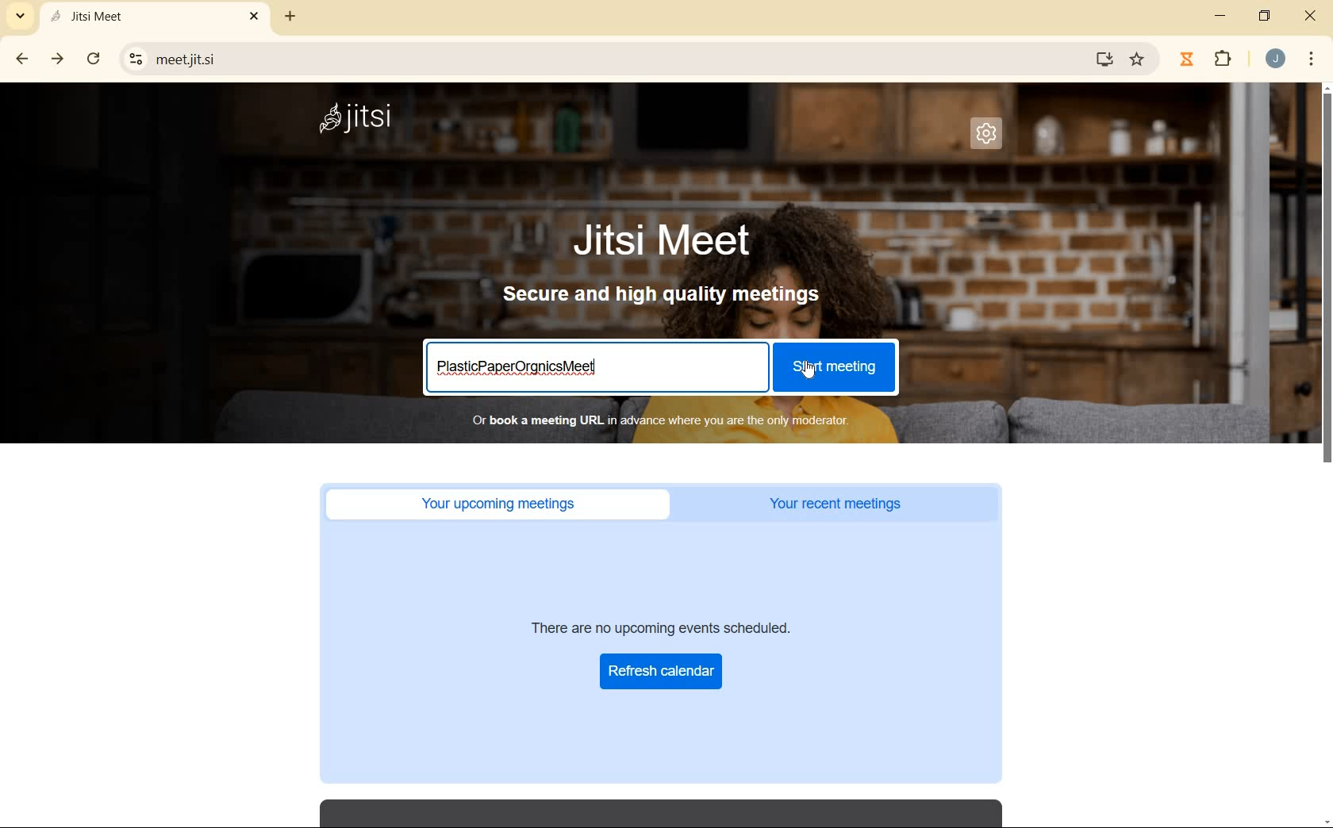  Describe the element at coordinates (136, 58) in the screenshot. I see `View site information` at that location.